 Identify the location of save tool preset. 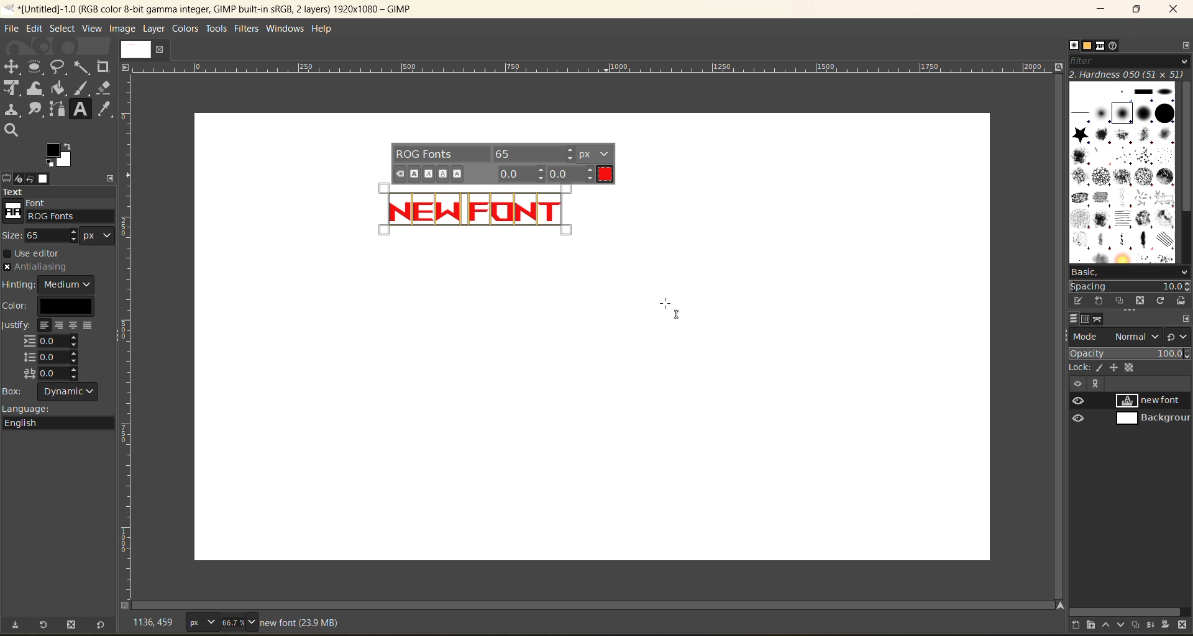
(19, 624).